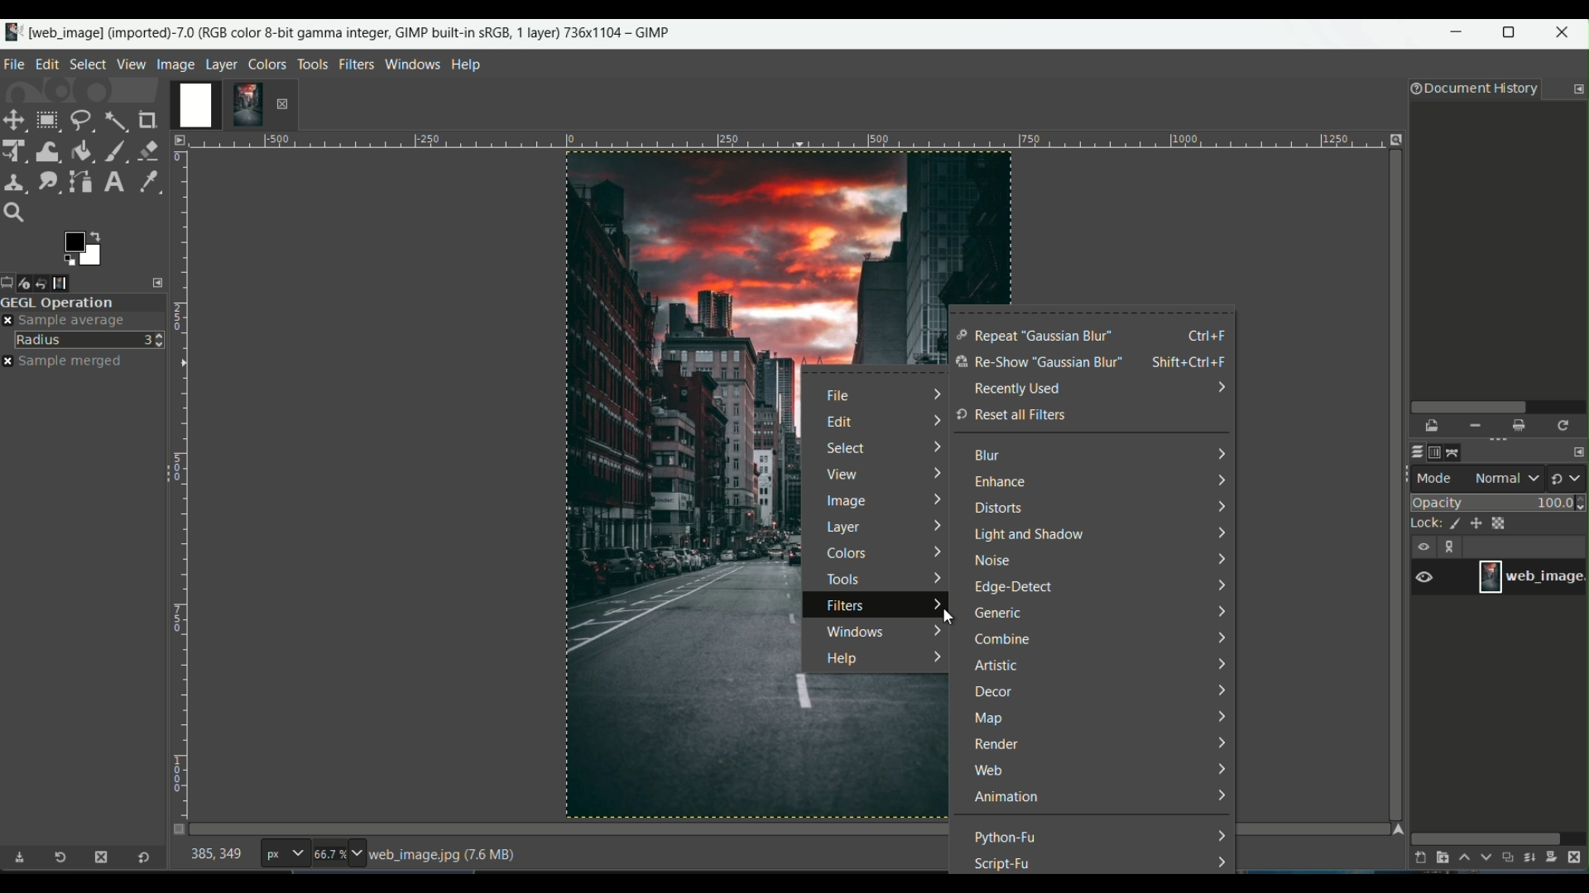 The width and height of the screenshot is (1589, 893). I want to click on layers tab, so click(223, 63).